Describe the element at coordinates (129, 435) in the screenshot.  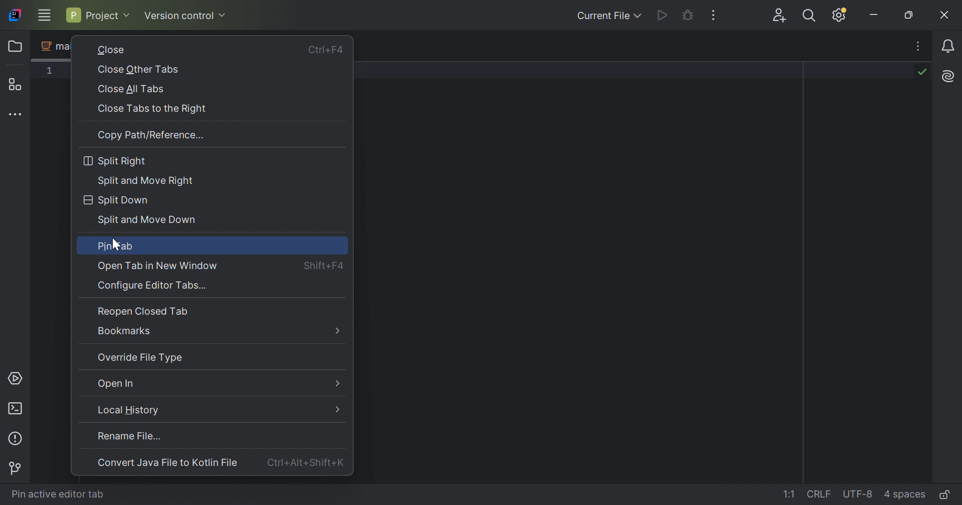
I see `Rename file` at that location.